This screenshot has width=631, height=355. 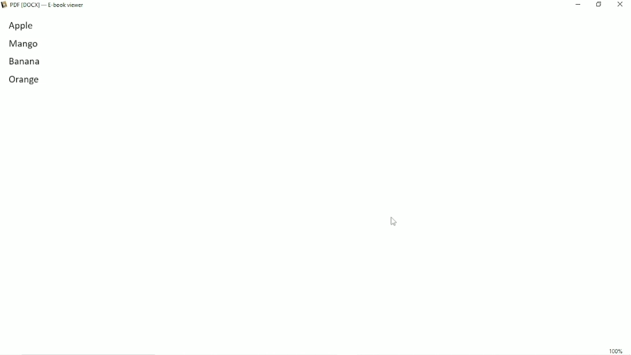 I want to click on mango, so click(x=24, y=45).